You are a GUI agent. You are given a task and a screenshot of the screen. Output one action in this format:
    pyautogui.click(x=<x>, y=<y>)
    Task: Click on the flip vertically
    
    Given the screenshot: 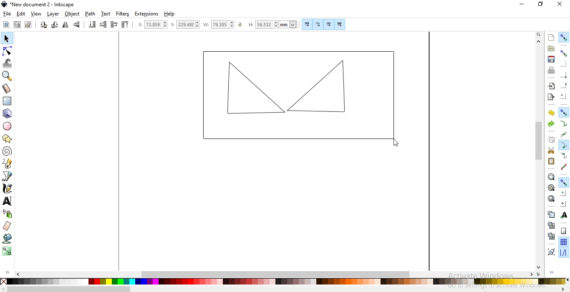 What is the action you would take?
    pyautogui.click(x=77, y=25)
    